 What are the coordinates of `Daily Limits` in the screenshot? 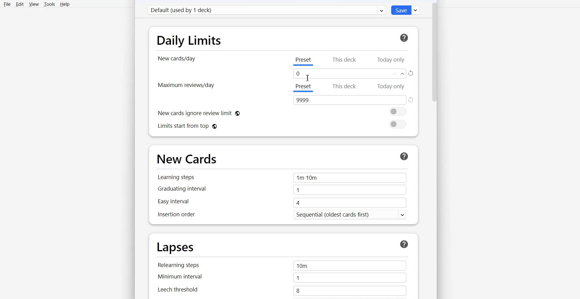 It's located at (189, 39).